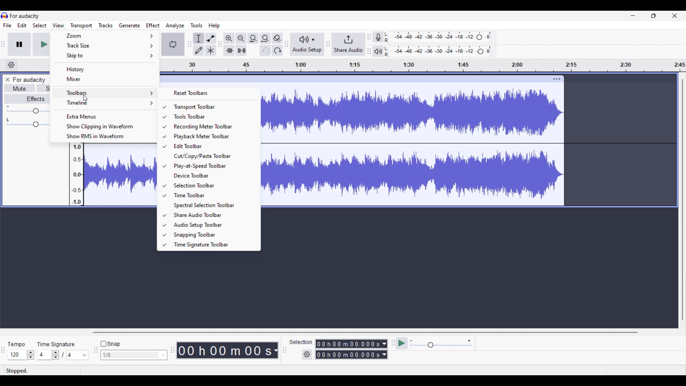 This screenshot has width=686, height=386. What do you see at coordinates (439, 37) in the screenshot?
I see `Recording level` at bounding box center [439, 37].